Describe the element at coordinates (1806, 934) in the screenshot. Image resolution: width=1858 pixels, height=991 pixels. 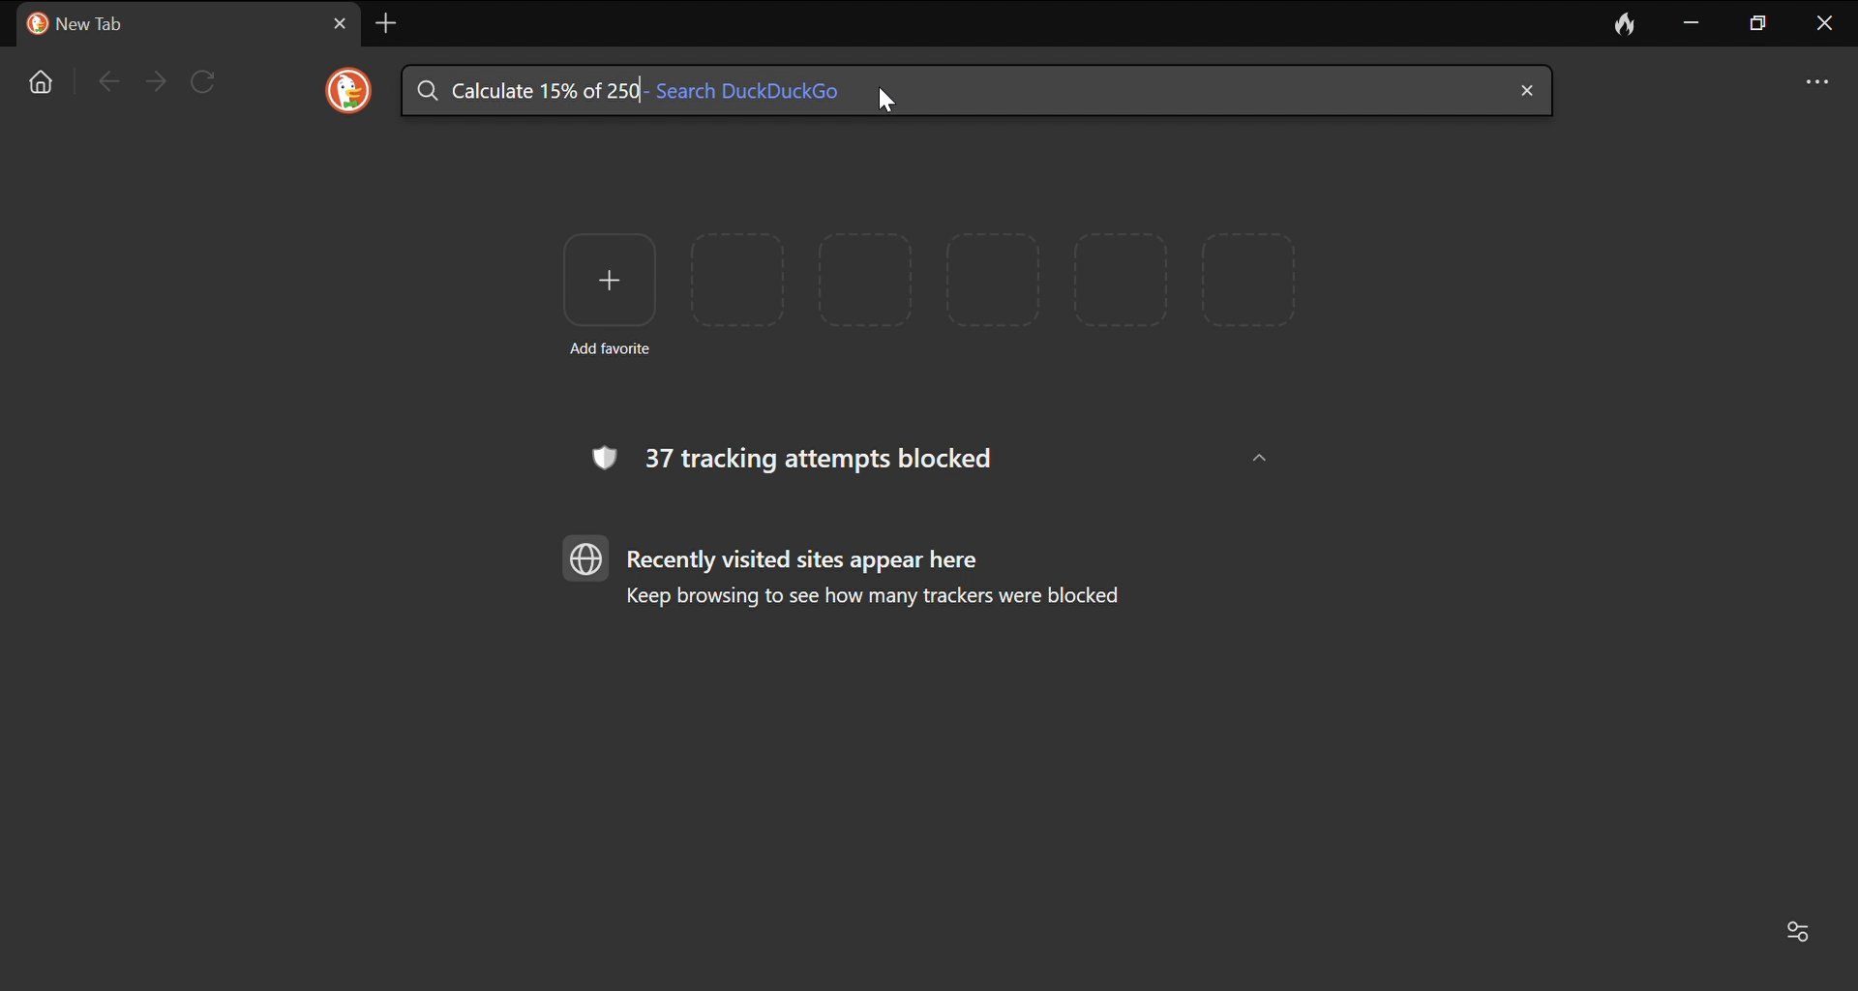
I see `Customize` at that location.